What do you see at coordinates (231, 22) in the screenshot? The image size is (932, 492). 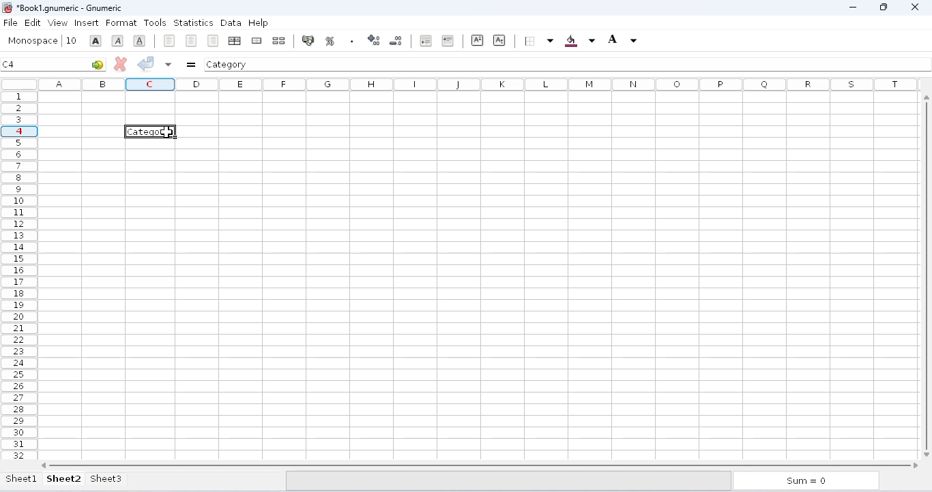 I see `data` at bounding box center [231, 22].